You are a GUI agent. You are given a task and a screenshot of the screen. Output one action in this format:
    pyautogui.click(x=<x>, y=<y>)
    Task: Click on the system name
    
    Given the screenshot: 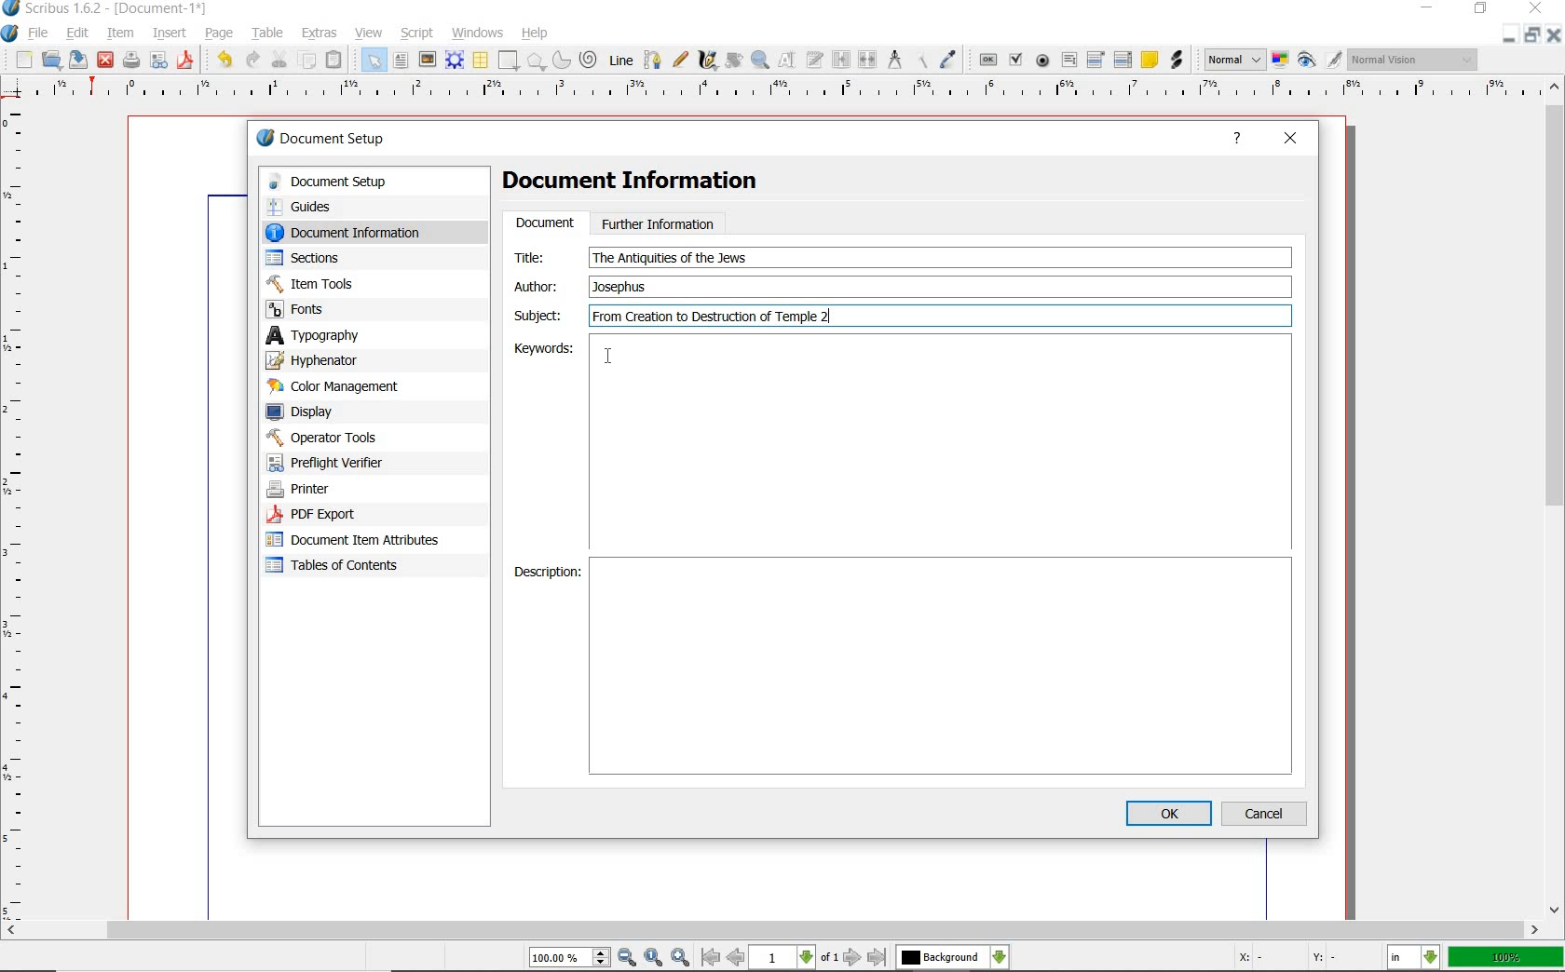 What is the action you would take?
    pyautogui.click(x=105, y=9)
    